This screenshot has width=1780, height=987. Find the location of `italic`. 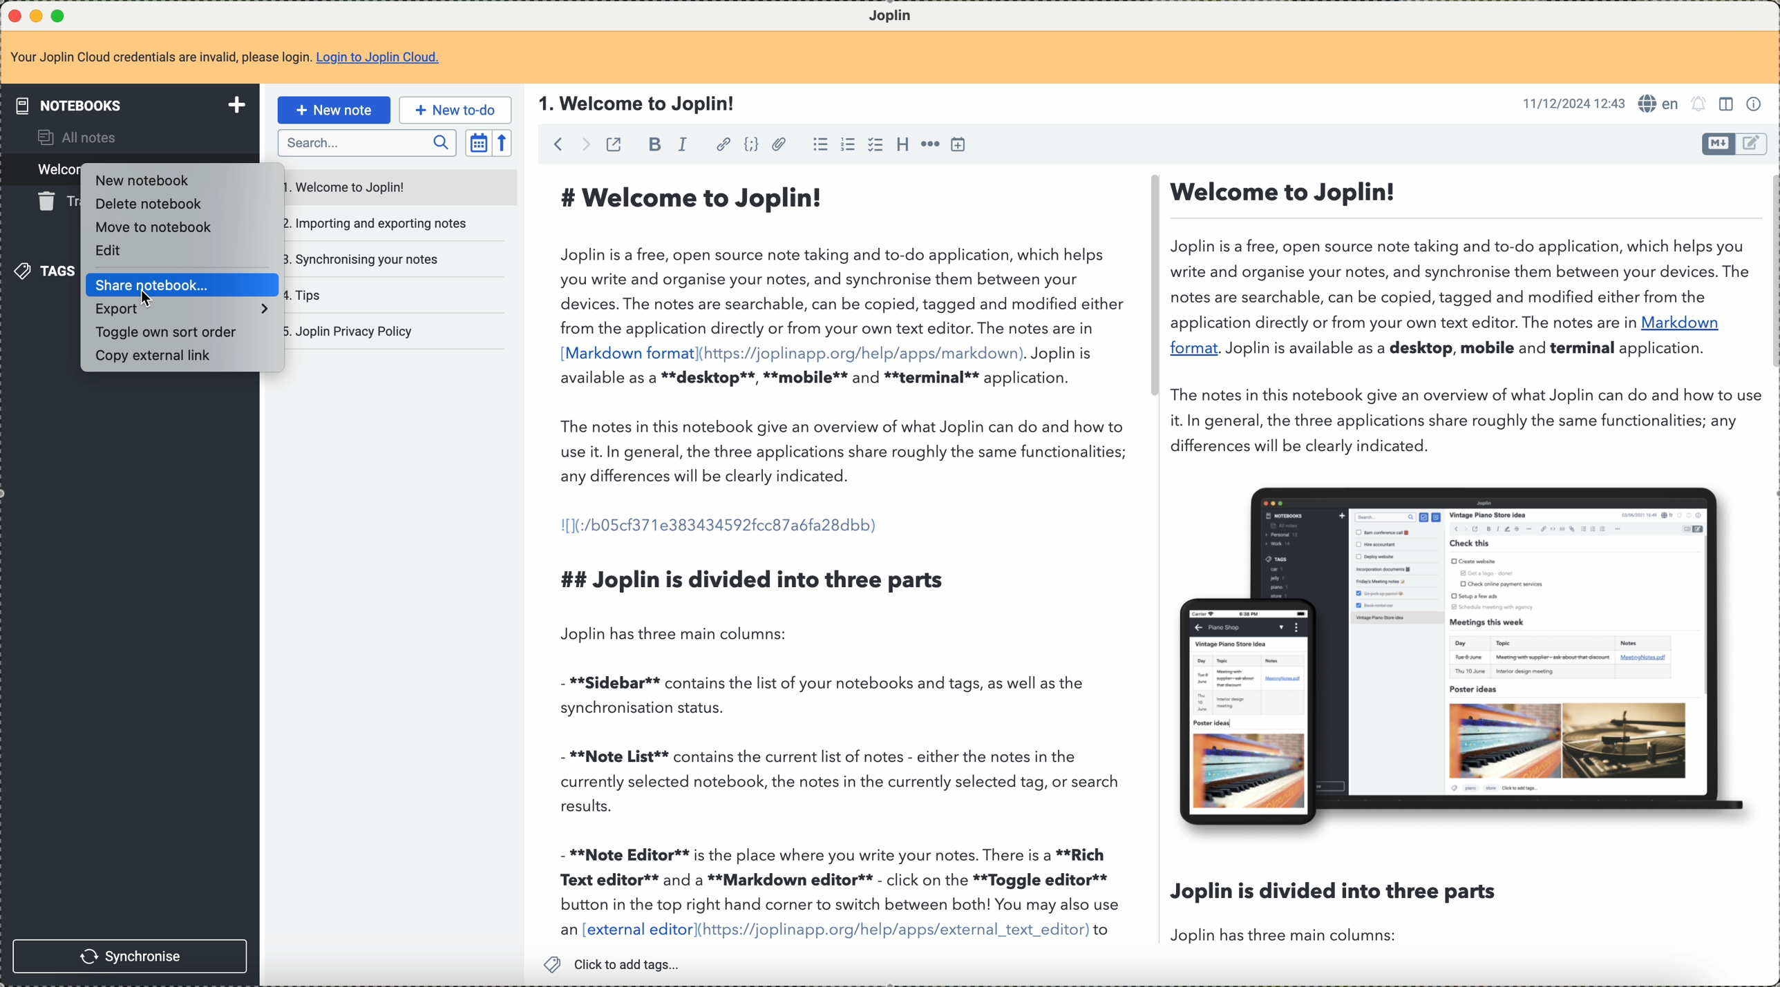

italic is located at coordinates (685, 144).